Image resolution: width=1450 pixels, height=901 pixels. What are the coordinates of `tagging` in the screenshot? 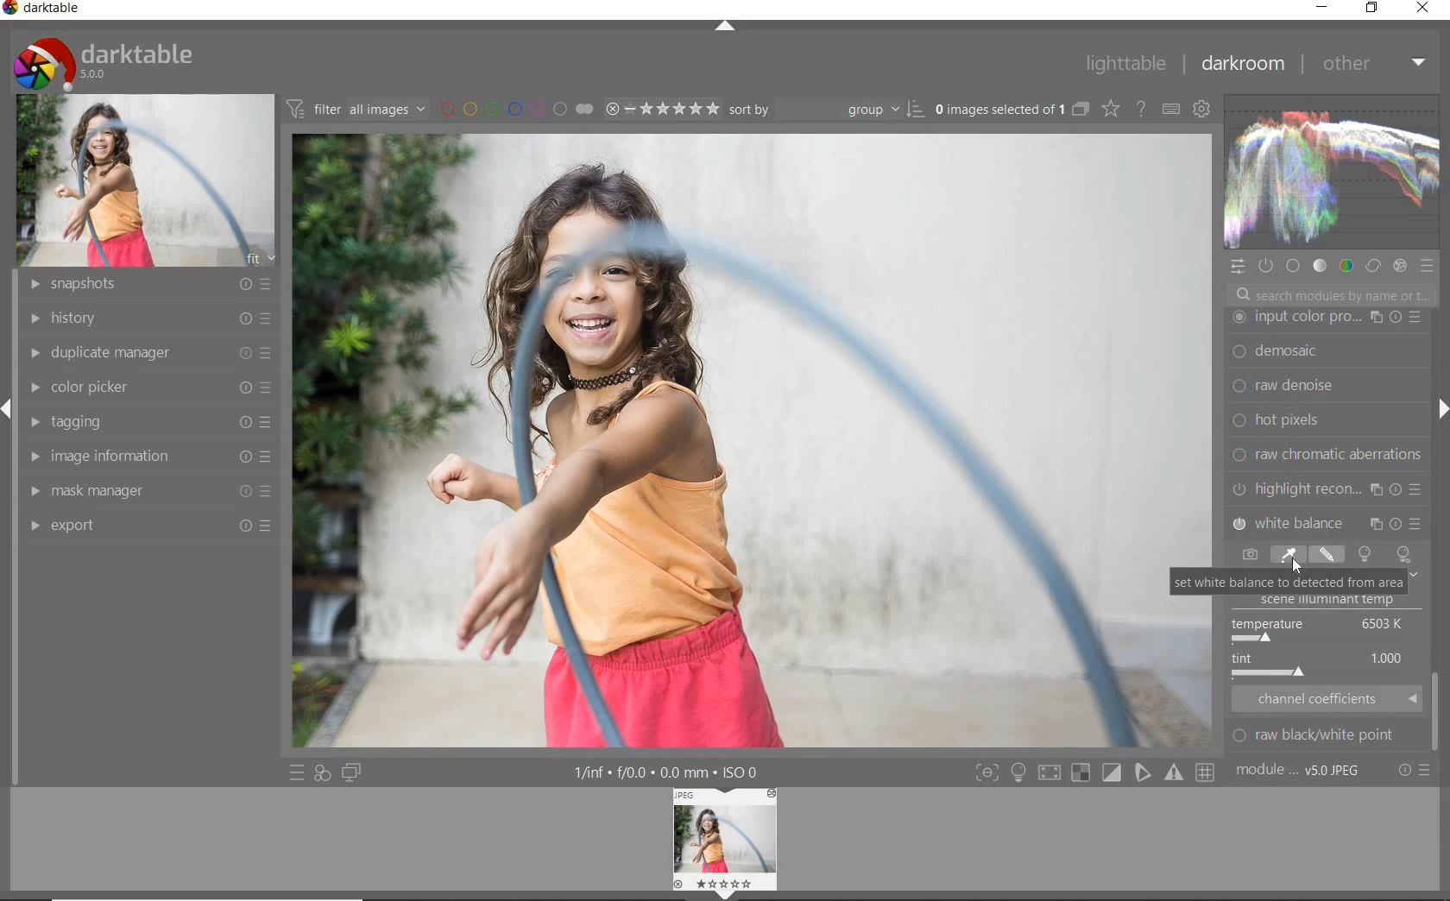 It's located at (148, 423).